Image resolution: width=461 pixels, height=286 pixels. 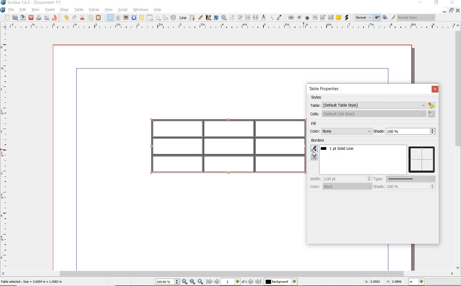 I want to click on image frame, so click(x=126, y=18).